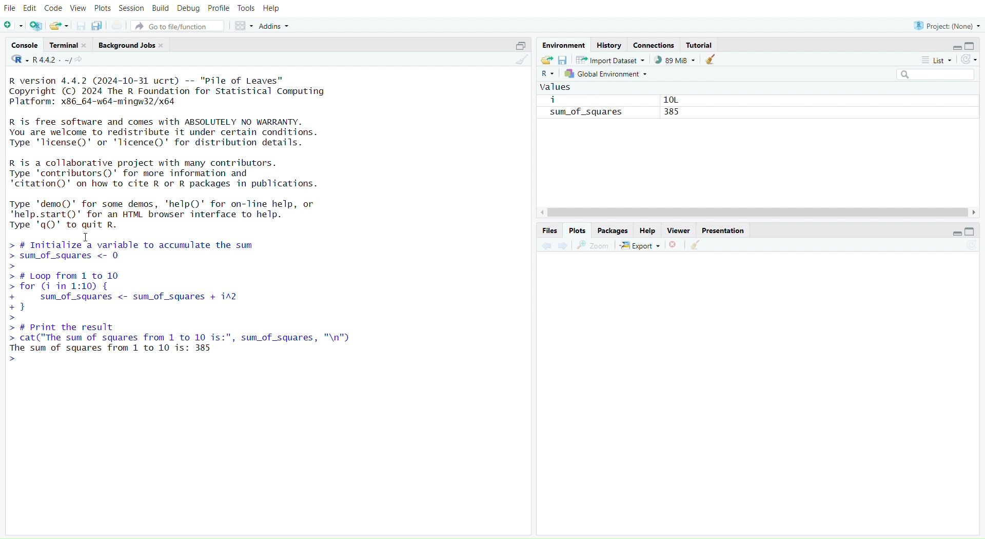 Image resolution: width=985 pixels, height=539 pixels. I want to click on export, so click(641, 245).